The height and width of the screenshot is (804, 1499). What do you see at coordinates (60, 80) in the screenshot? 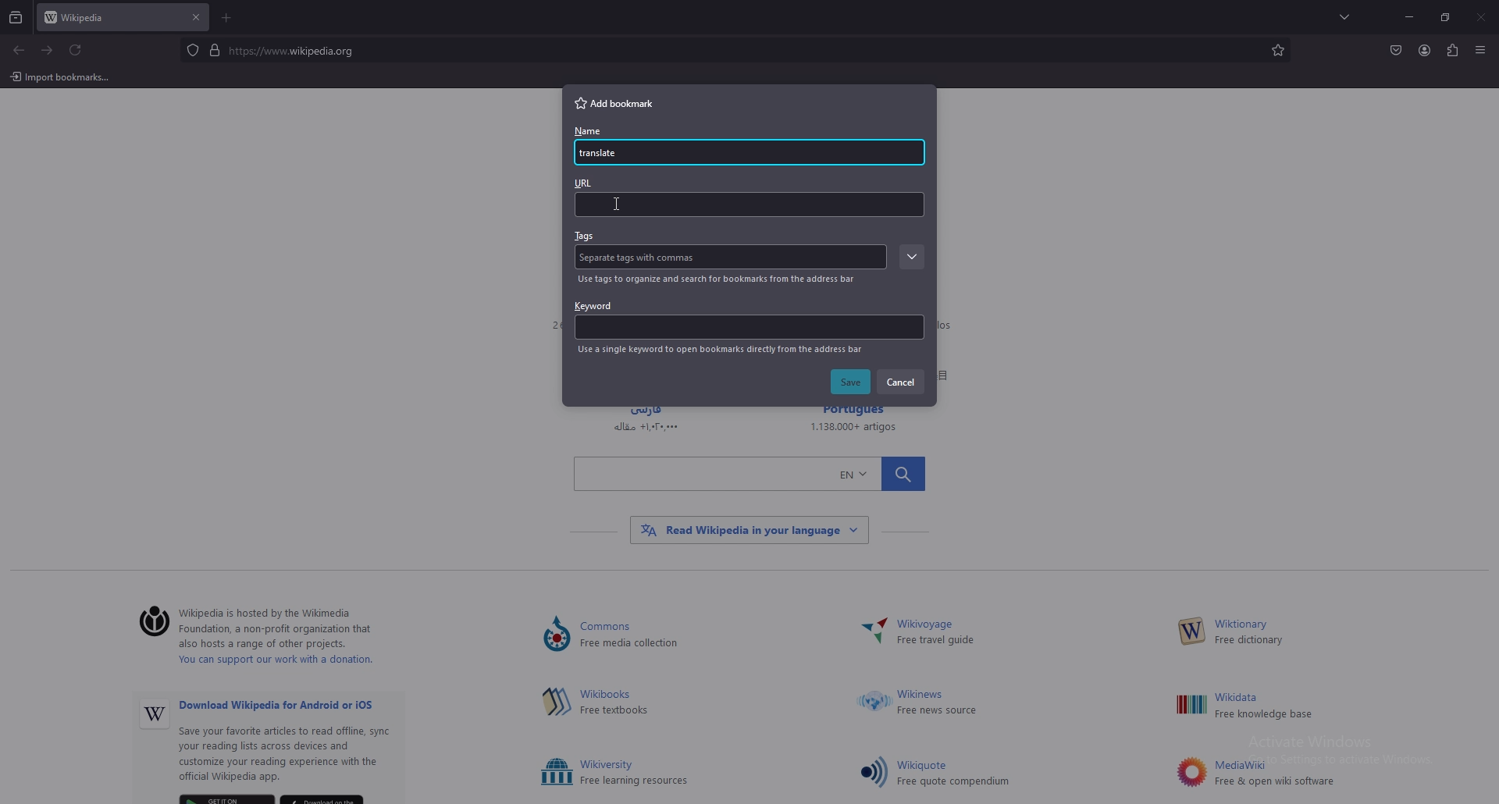
I see `` at bounding box center [60, 80].